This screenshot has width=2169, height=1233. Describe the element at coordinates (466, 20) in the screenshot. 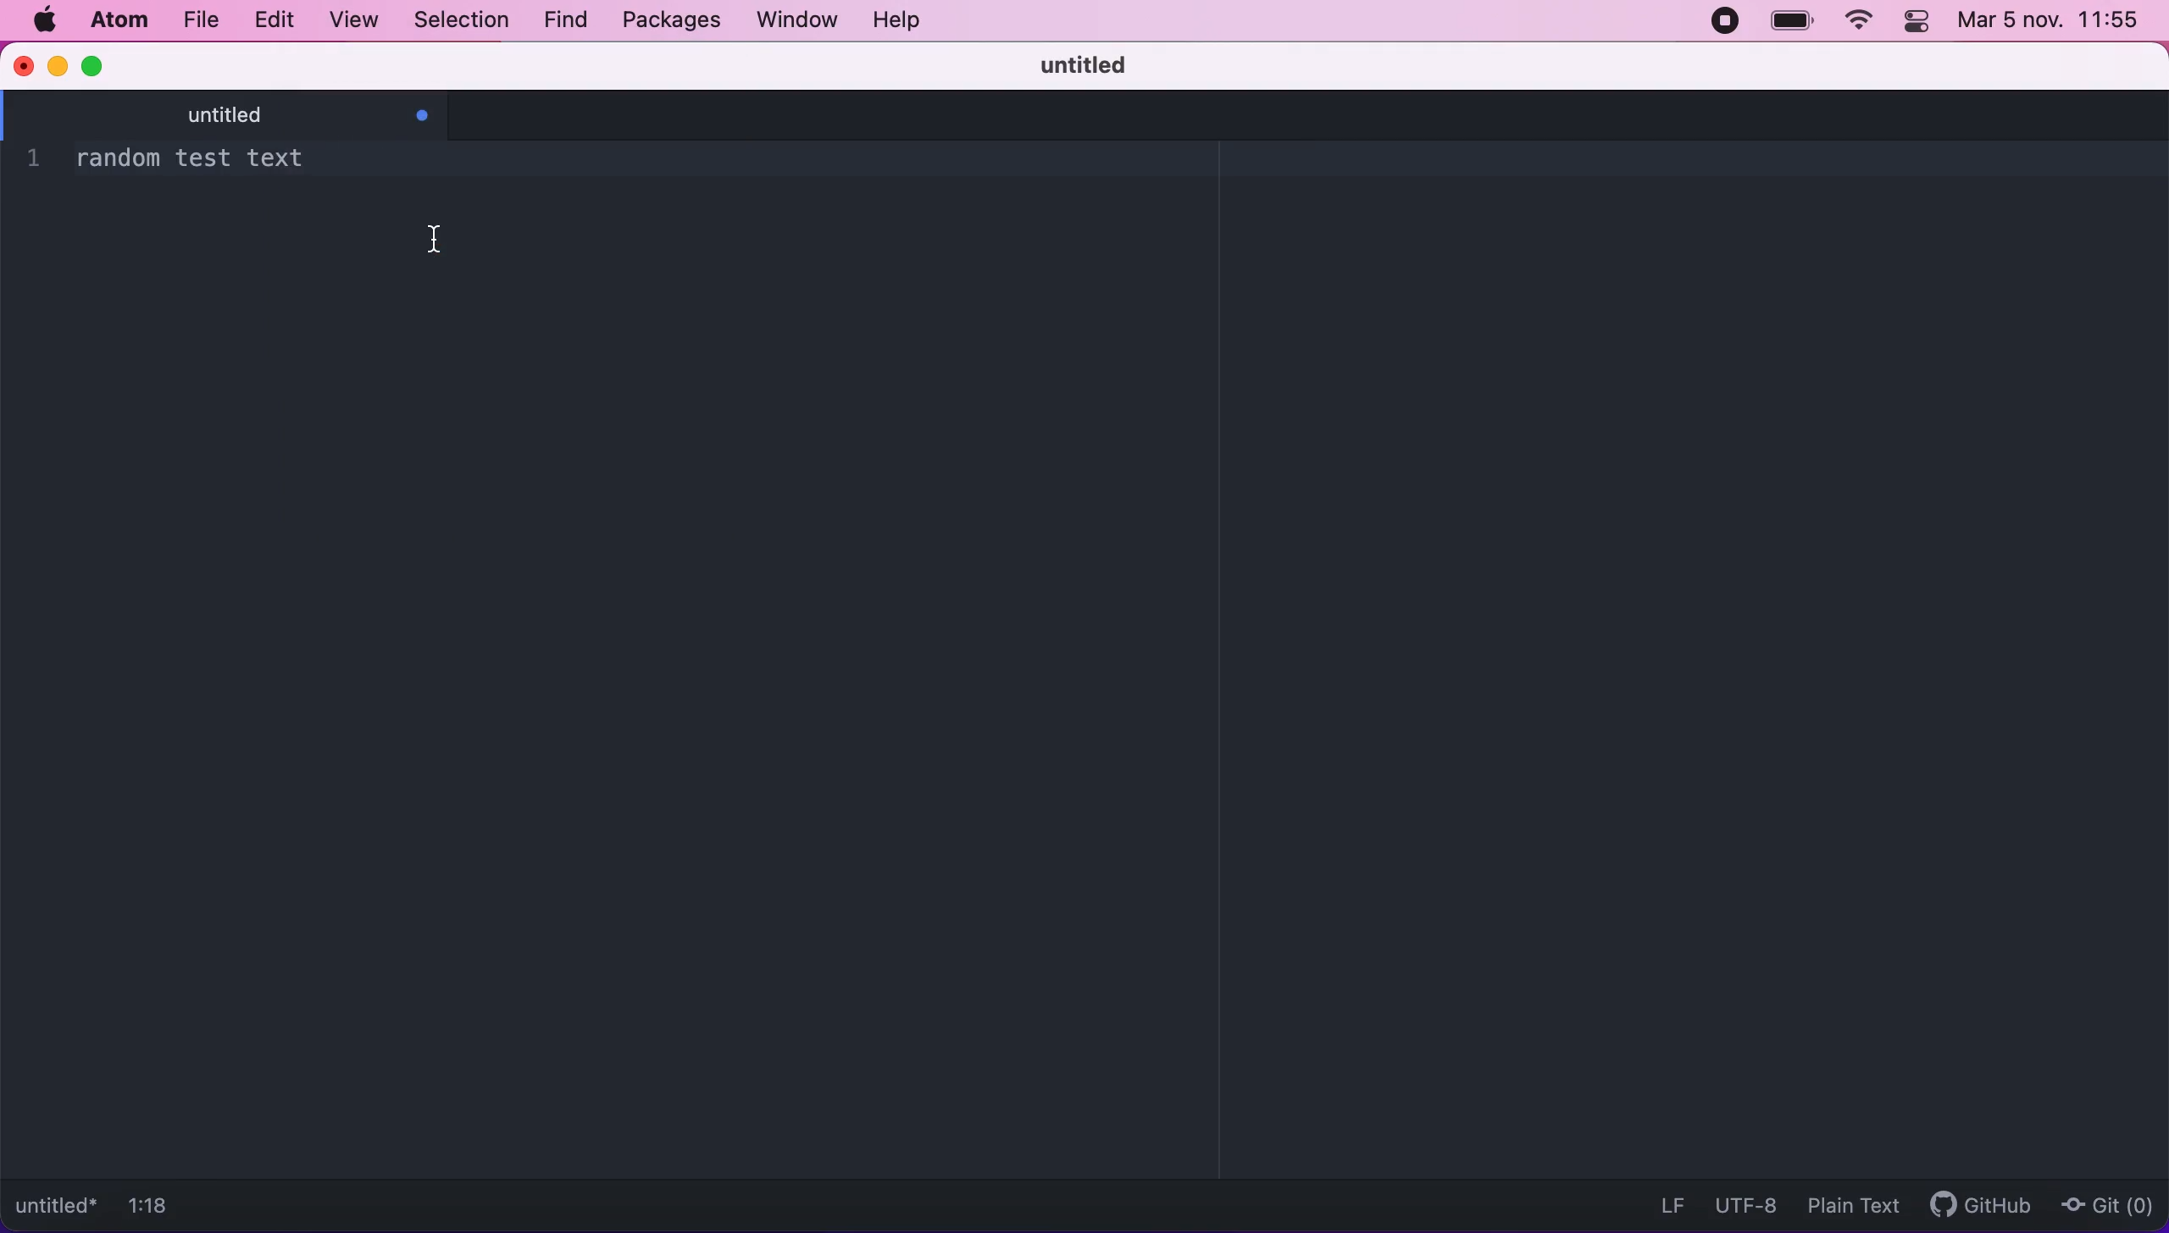

I see `selection` at that location.